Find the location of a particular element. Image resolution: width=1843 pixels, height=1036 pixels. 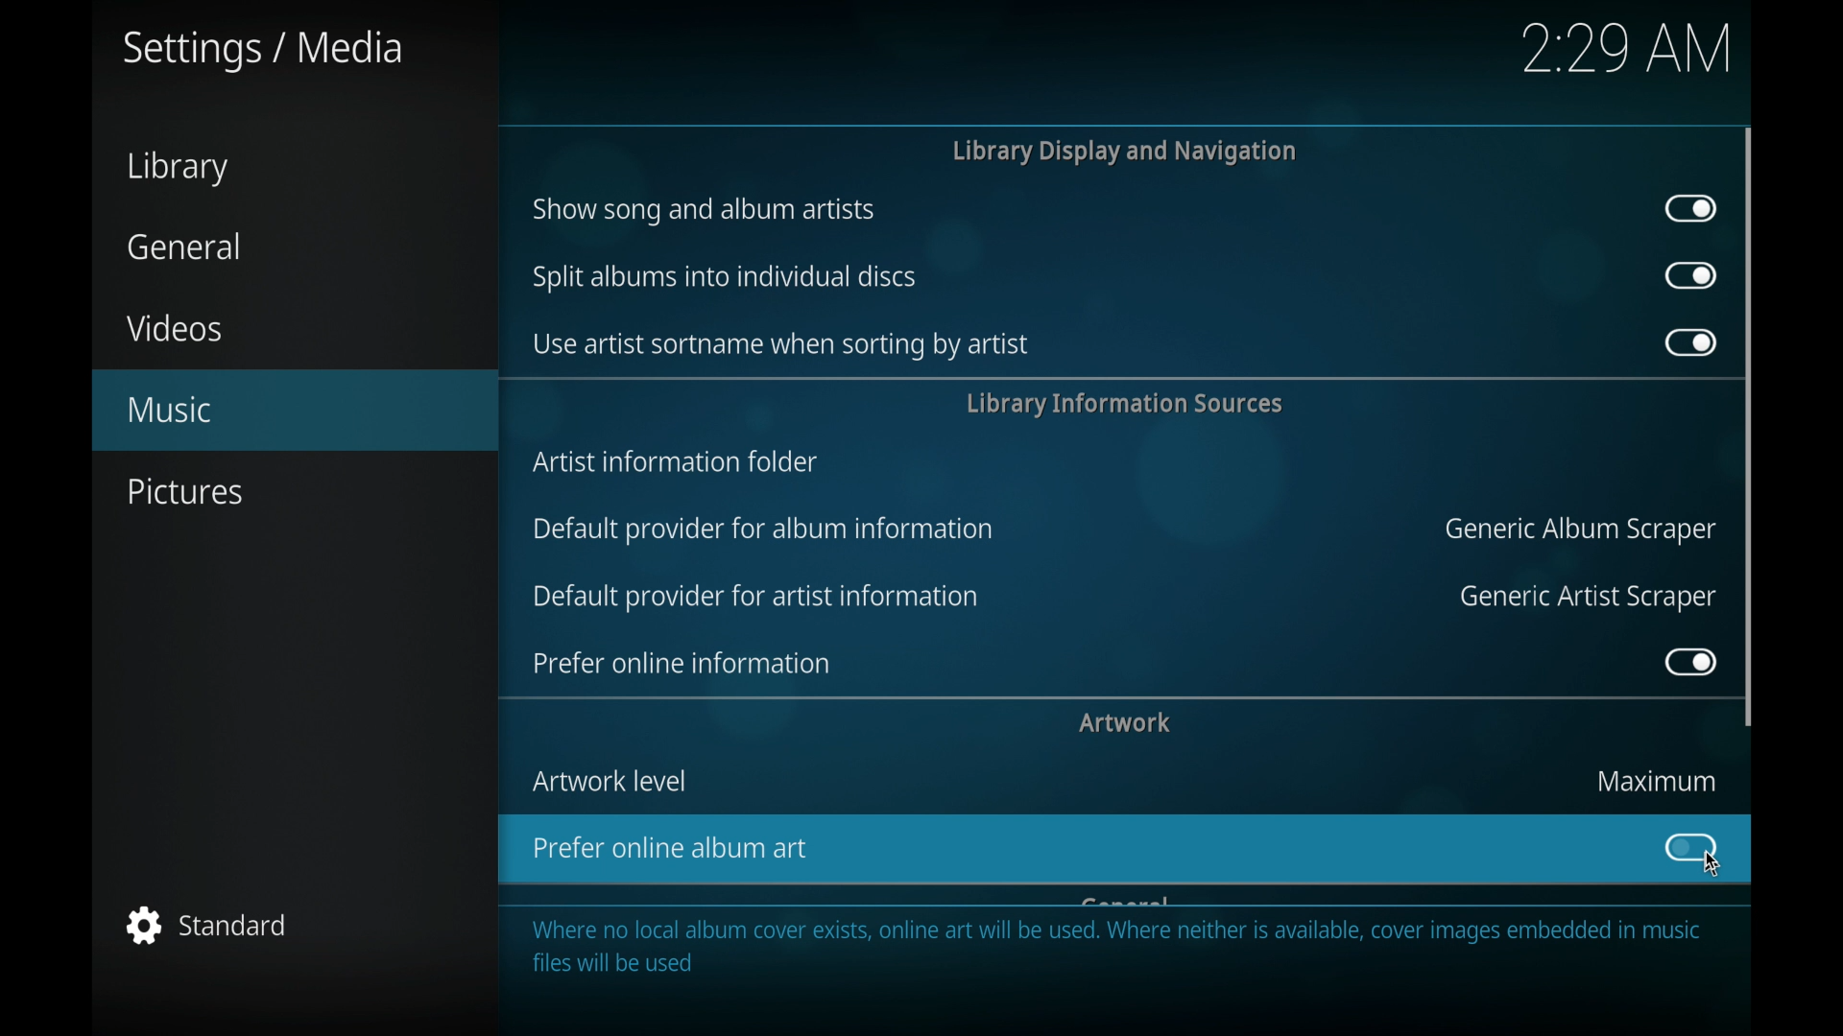

maximum is located at coordinates (1652, 782).